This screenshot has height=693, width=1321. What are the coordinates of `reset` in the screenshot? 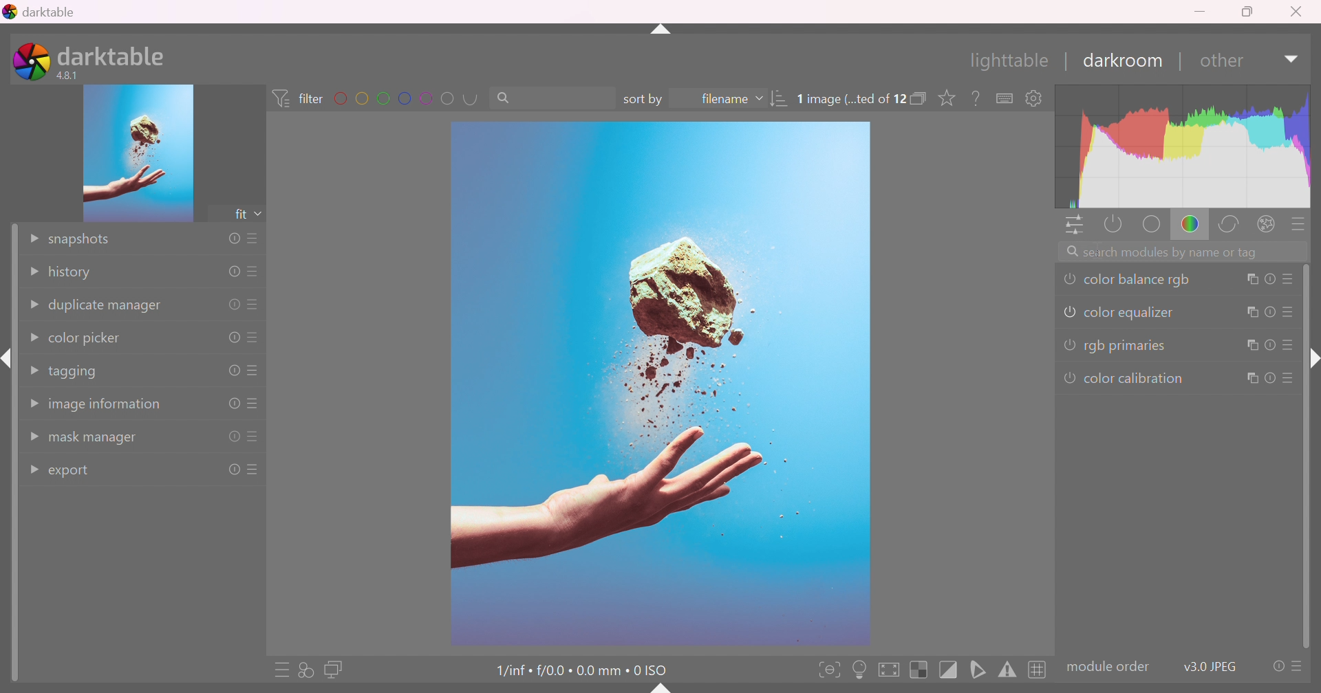 It's located at (230, 239).